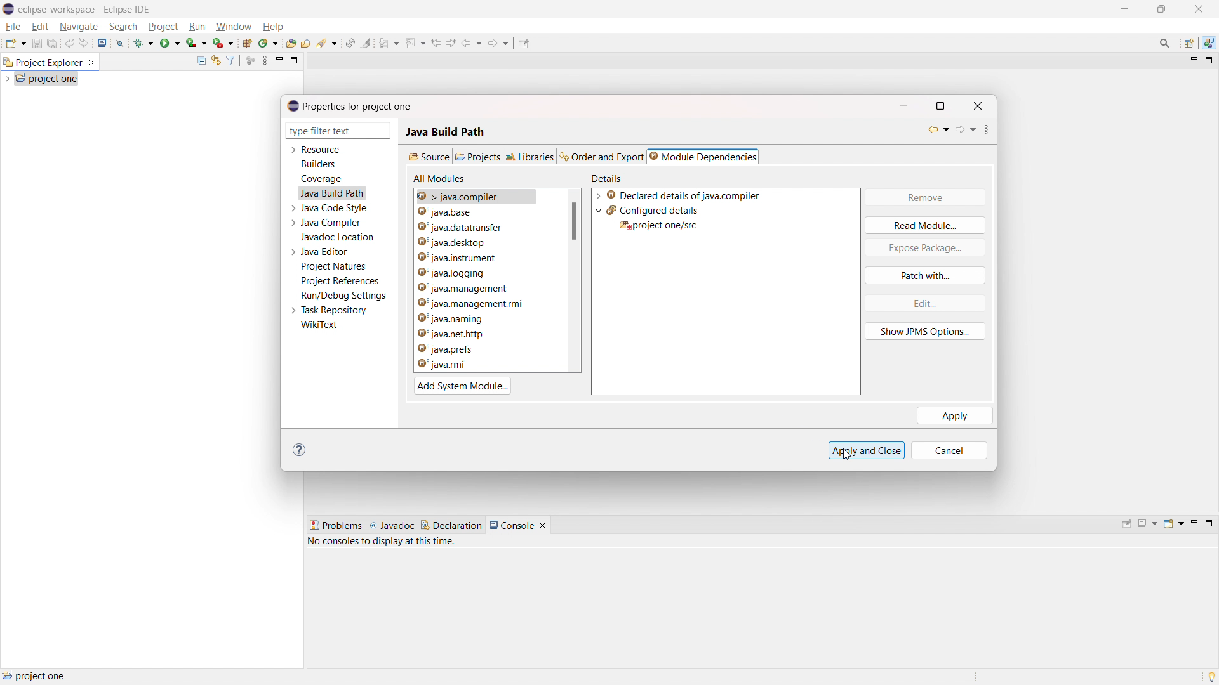 The width and height of the screenshot is (1219, 685). Describe the element at coordinates (474, 318) in the screenshot. I see `java.naming` at that location.